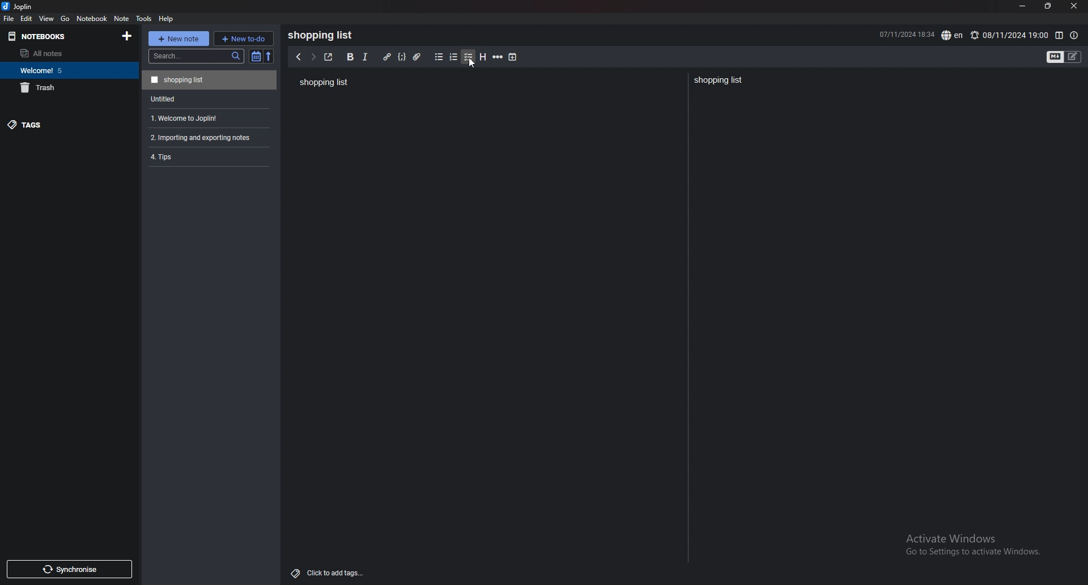  What do you see at coordinates (350, 57) in the screenshot?
I see `bold` at bounding box center [350, 57].